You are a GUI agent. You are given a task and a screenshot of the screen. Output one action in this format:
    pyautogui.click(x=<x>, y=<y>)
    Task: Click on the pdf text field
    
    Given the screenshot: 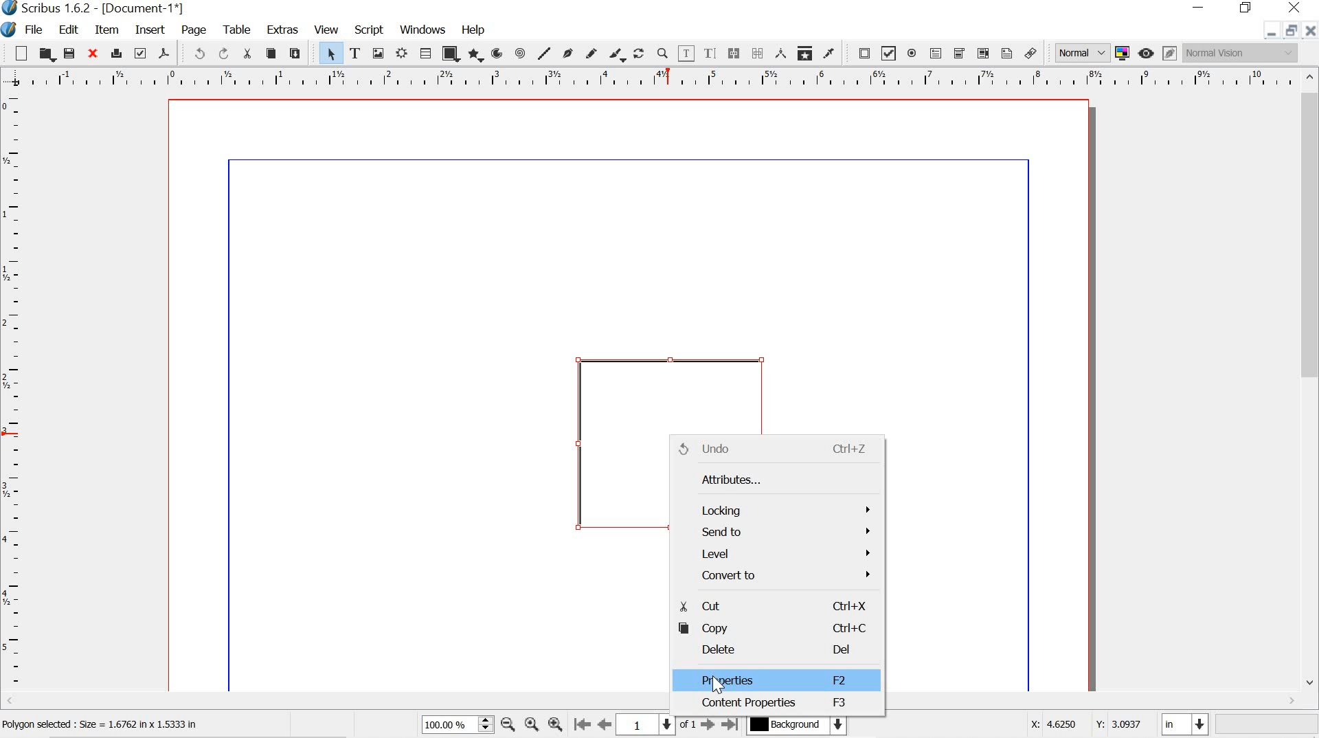 What is the action you would take?
    pyautogui.click(x=935, y=53)
    